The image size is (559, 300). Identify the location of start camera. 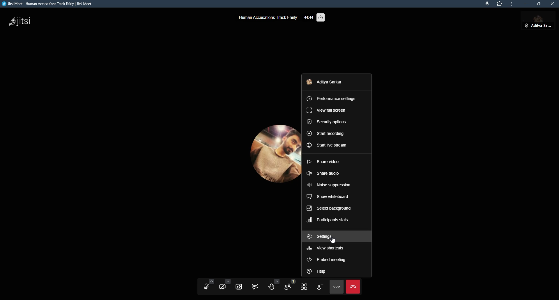
(224, 286).